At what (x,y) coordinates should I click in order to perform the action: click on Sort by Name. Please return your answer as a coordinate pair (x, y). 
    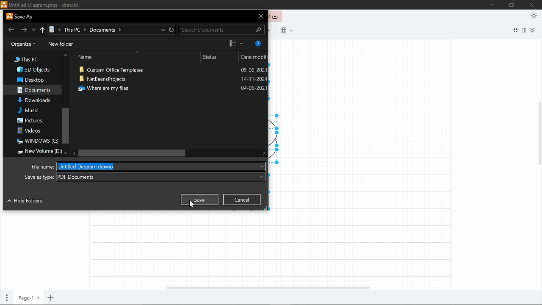
    Looking at the image, I should click on (130, 57).